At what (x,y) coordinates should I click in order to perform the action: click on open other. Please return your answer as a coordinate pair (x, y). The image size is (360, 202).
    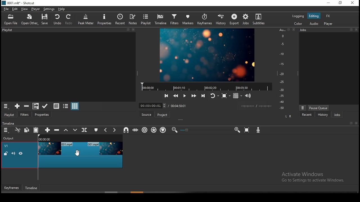
    Looking at the image, I should click on (30, 20).